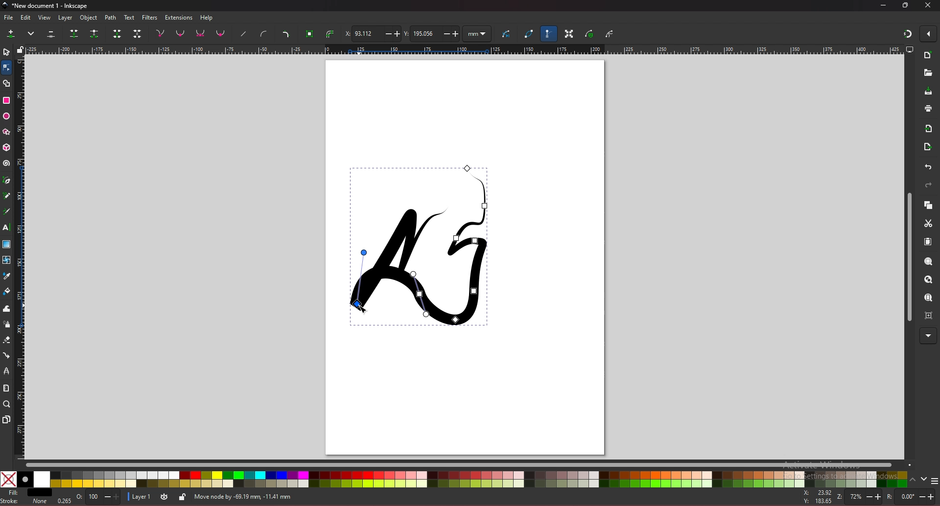  Describe the element at coordinates (908, 34) in the screenshot. I see `snapping` at that location.